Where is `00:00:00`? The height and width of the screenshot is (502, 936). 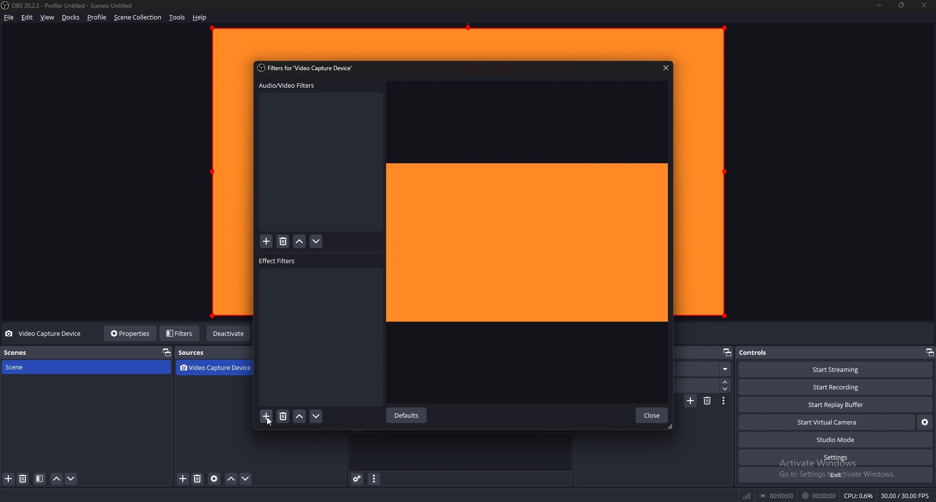
00:00:00 is located at coordinates (777, 496).